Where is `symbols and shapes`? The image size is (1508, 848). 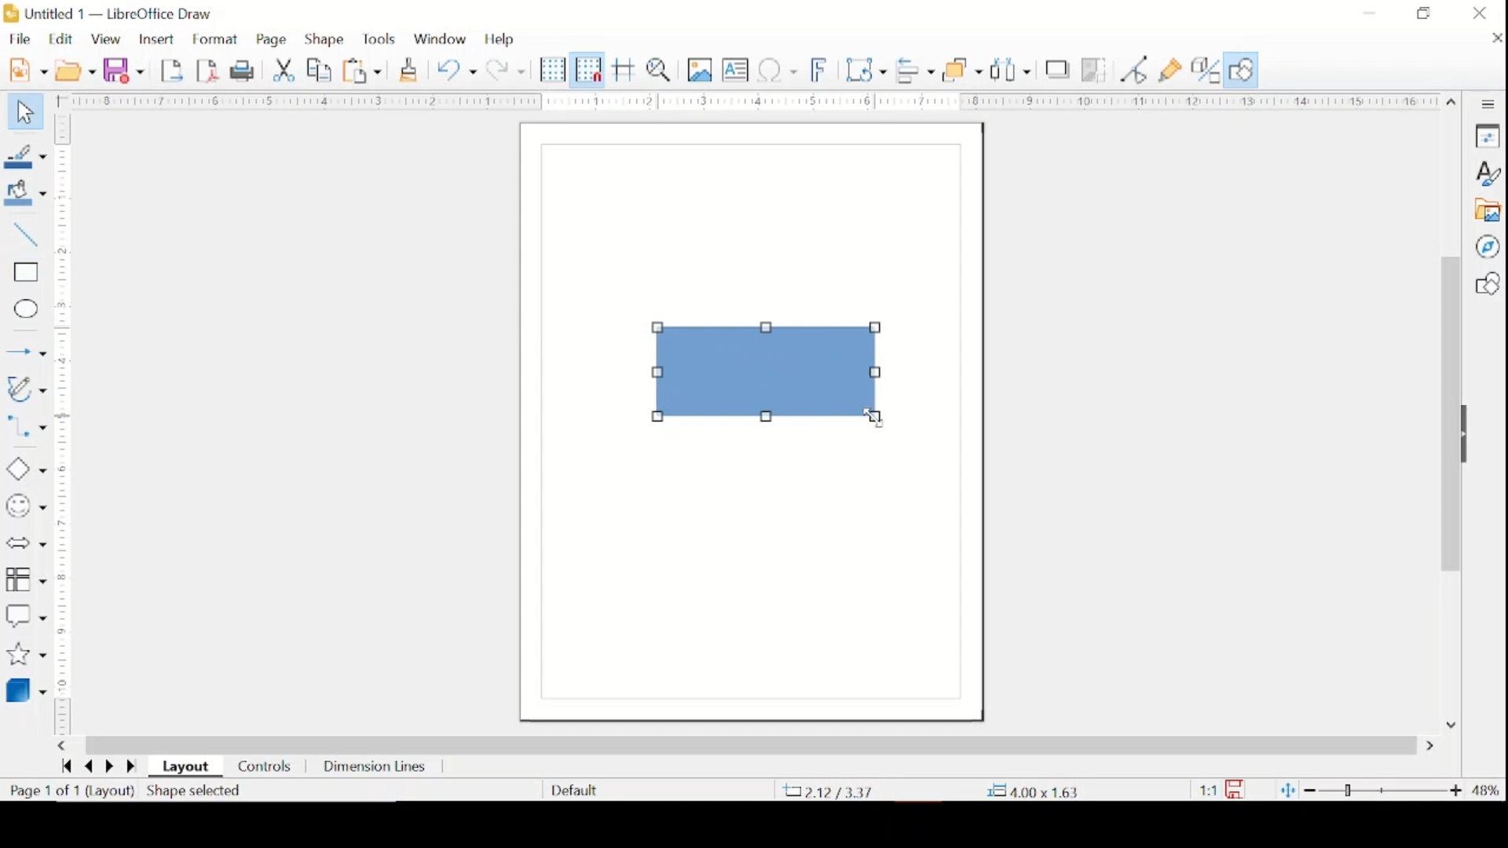 symbols and shapes is located at coordinates (25, 506).